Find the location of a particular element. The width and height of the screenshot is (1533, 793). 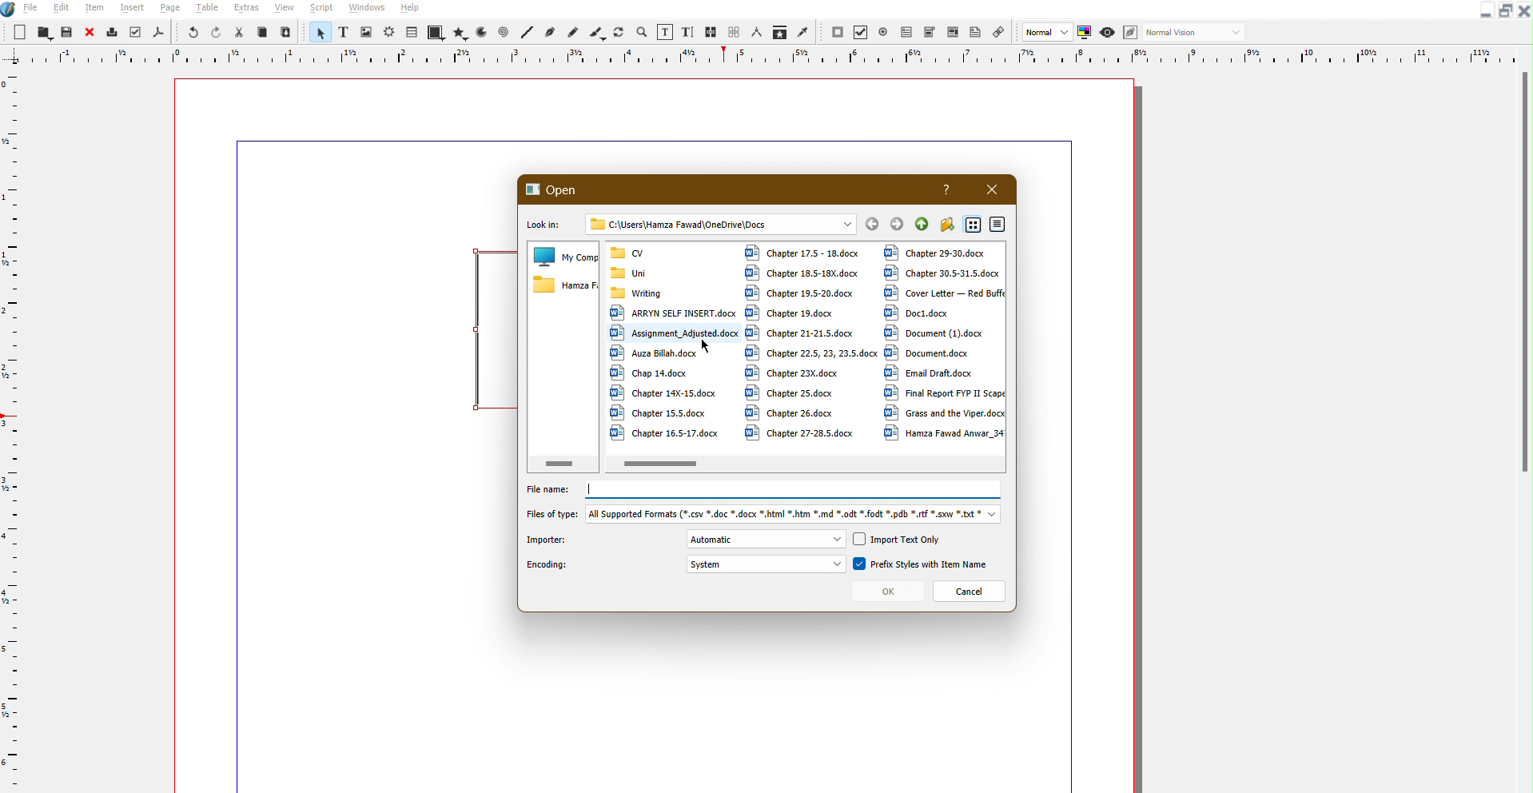

Refresh is located at coordinates (618, 31).